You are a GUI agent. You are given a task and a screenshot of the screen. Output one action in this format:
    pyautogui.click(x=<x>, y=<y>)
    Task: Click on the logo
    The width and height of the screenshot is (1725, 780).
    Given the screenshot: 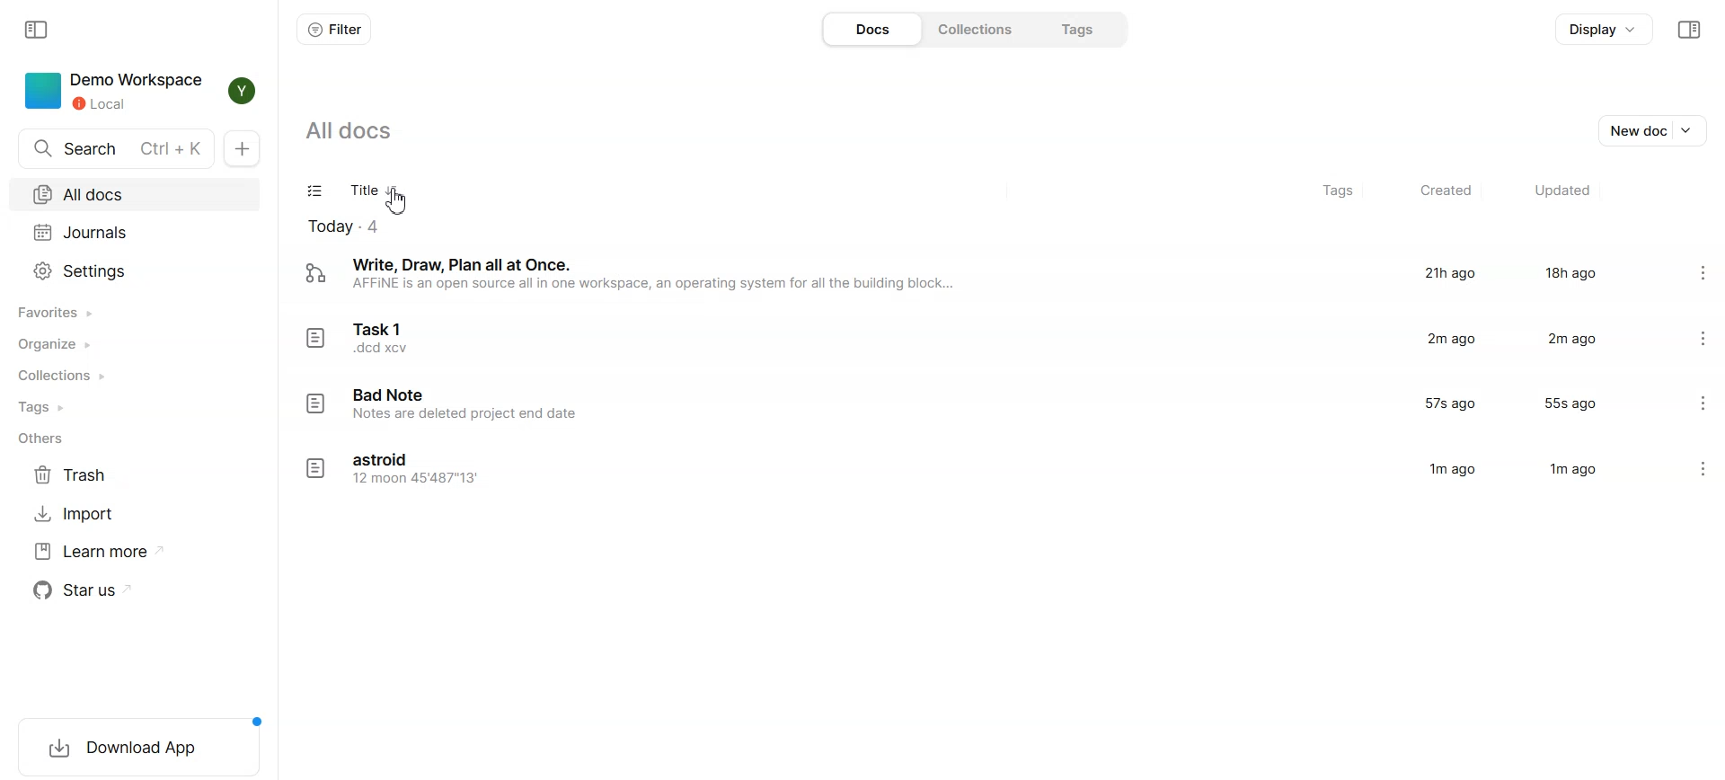 What is the action you would take?
    pyautogui.click(x=314, y=404)
    